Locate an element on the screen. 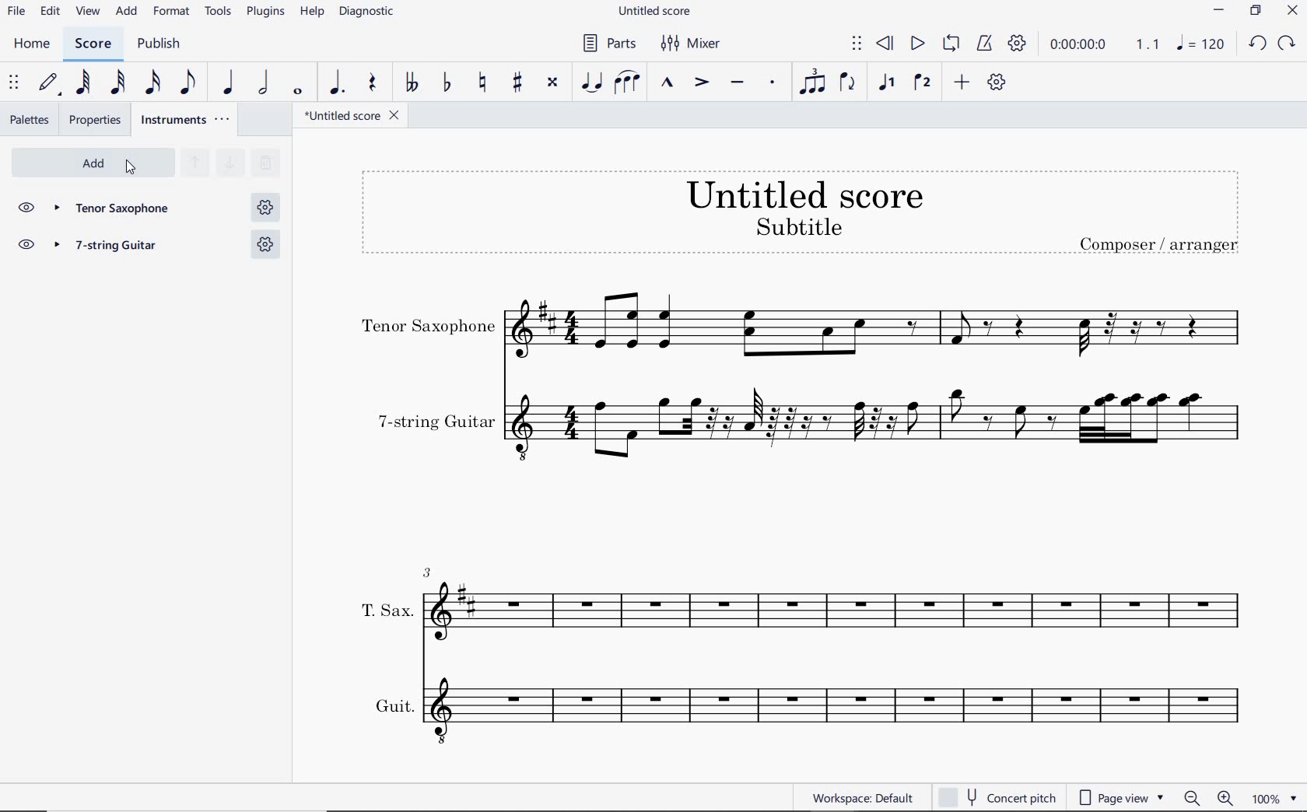  INSTRUMENT: GUIT is located at coordinates (798, 709).